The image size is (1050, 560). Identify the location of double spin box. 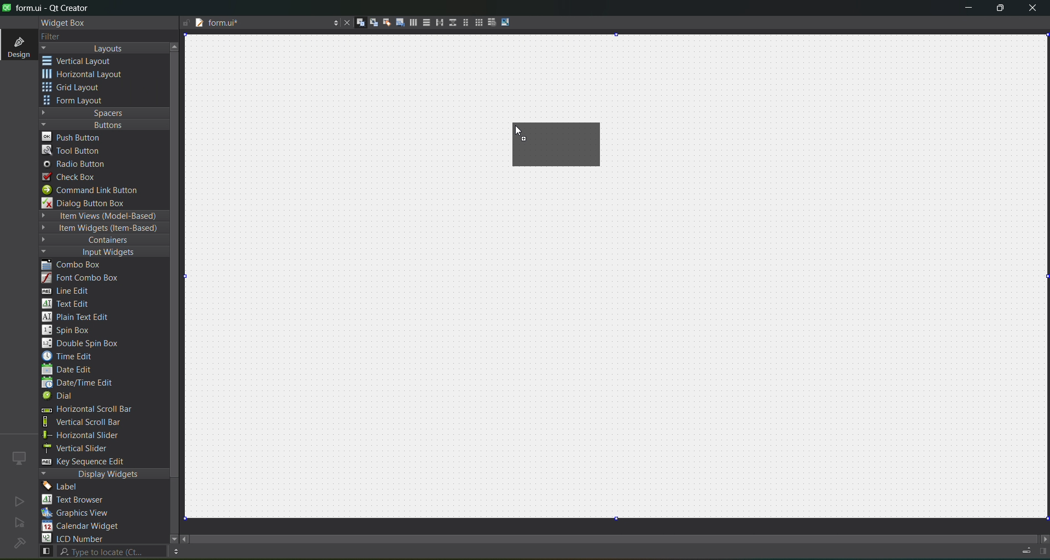
(88, 343).